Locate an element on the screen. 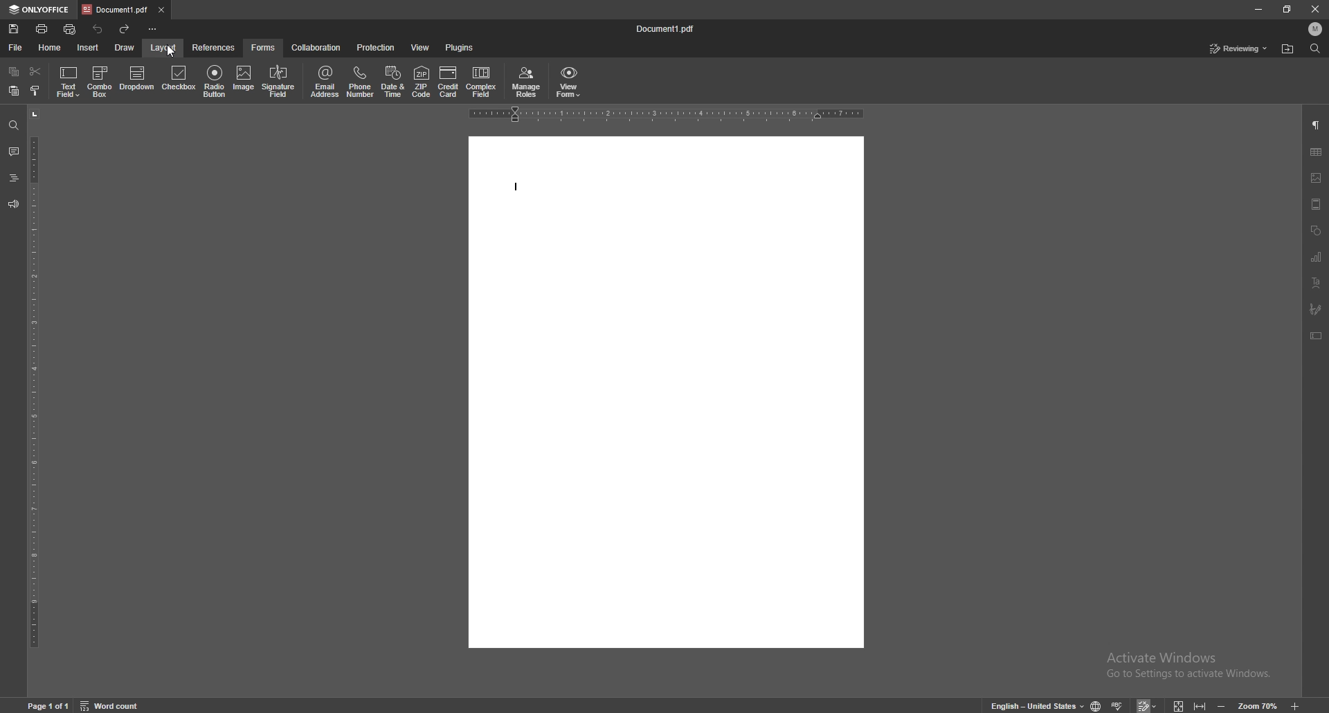  forms is located at coordinates (264, 48).